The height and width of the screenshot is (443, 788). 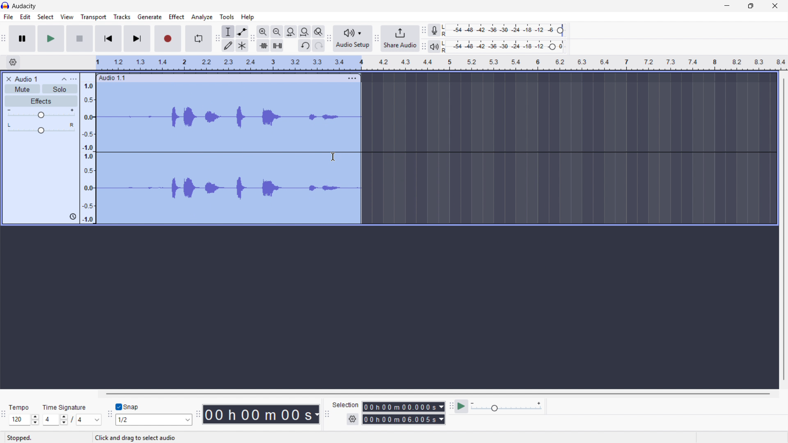 I want to click on stopped, so click(x=21, y=437).